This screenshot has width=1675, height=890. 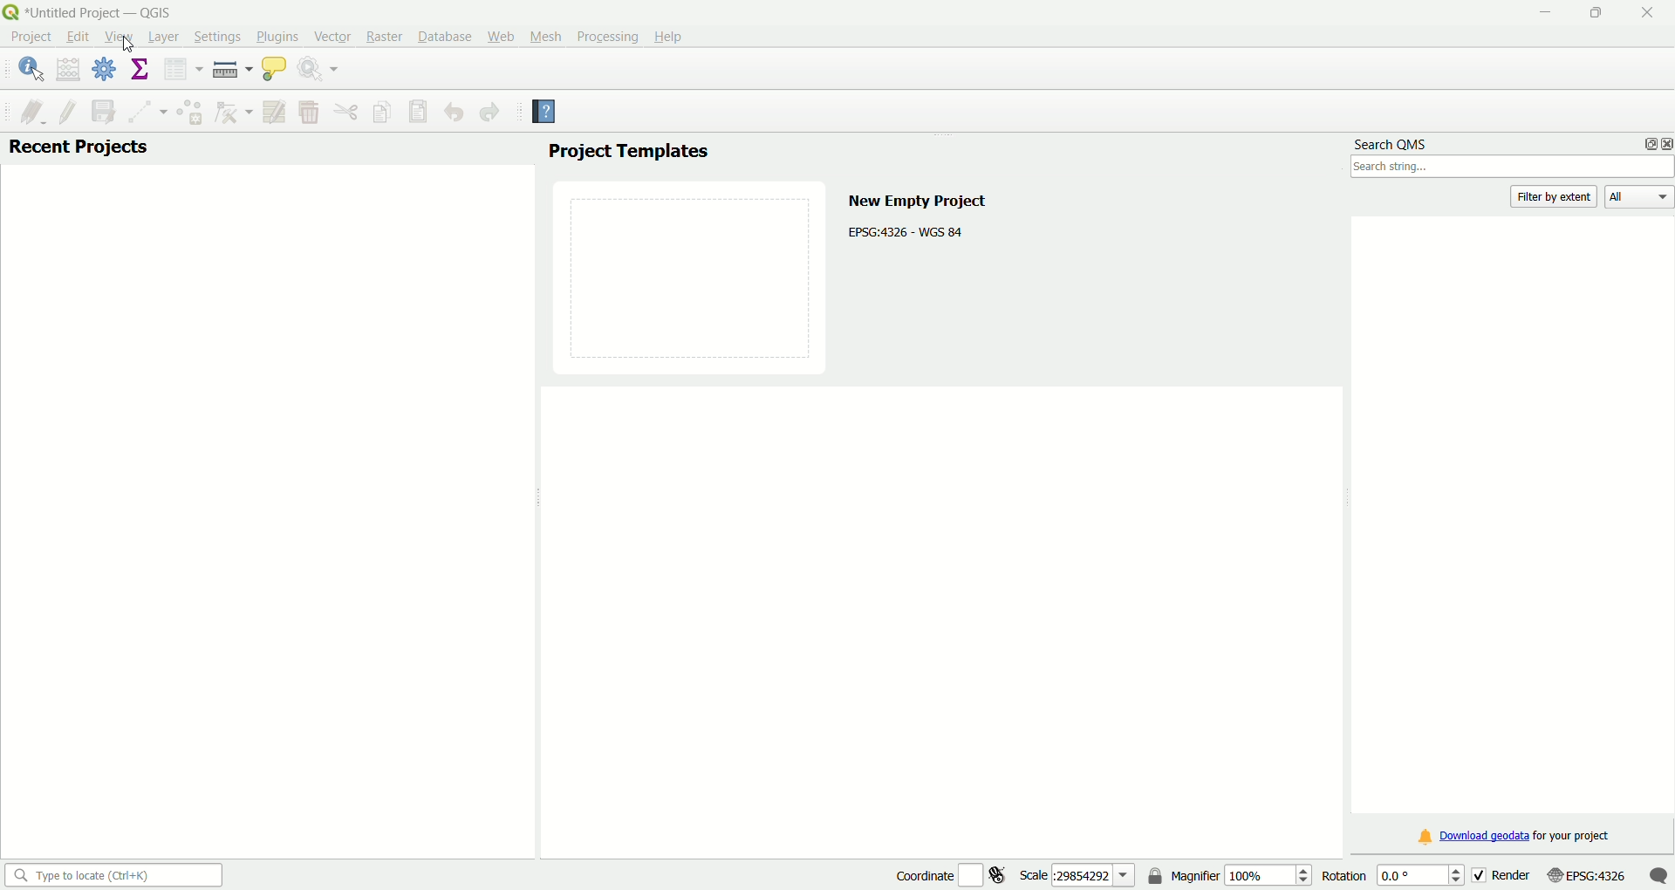 What do you see at coordinates (214, 37) in the screenshot?
I see `Settings` at bounding box center [214, 37].